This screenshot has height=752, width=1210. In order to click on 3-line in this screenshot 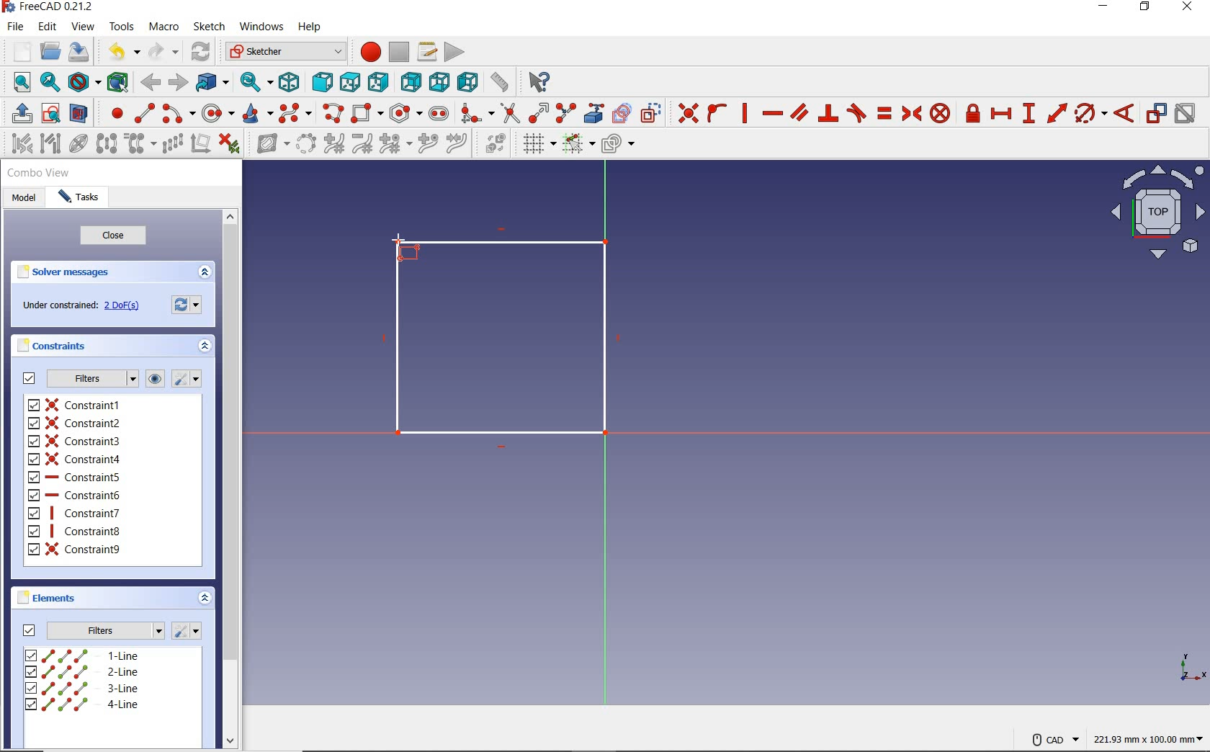, I will do `click(86, 689)`.